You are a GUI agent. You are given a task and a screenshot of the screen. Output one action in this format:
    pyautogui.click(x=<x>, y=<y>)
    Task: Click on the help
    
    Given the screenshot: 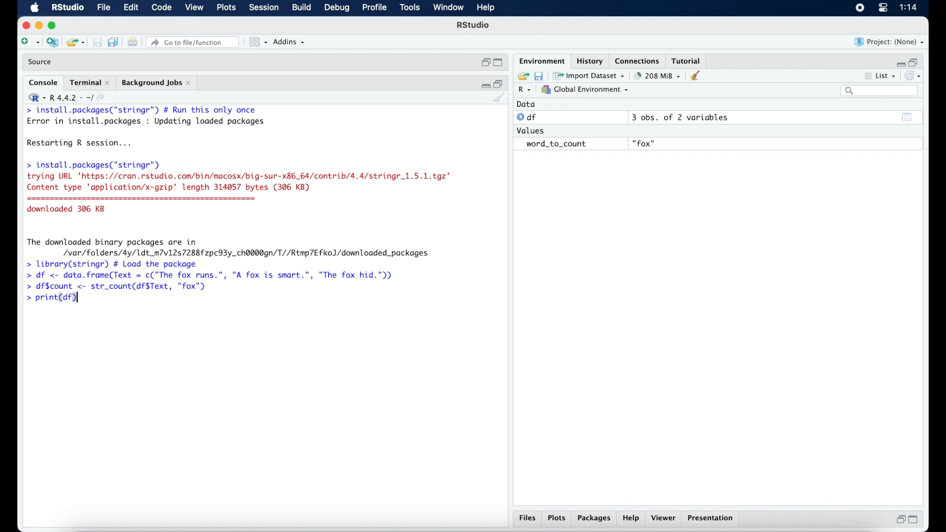 What is the action you would take?
    pyautogui.click(x=487, y=8)
    